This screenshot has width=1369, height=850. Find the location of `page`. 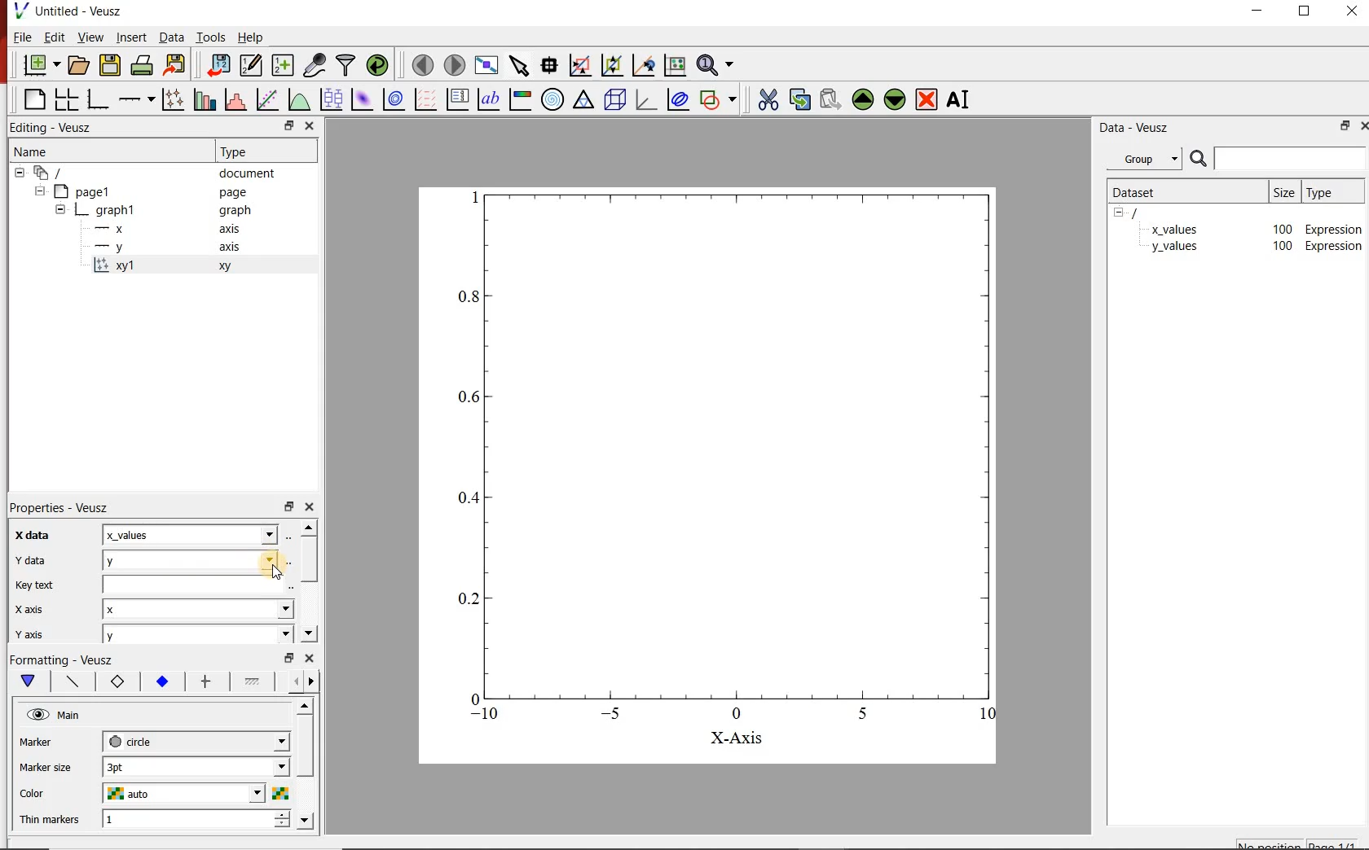

page is located at coordinates (231, 191).